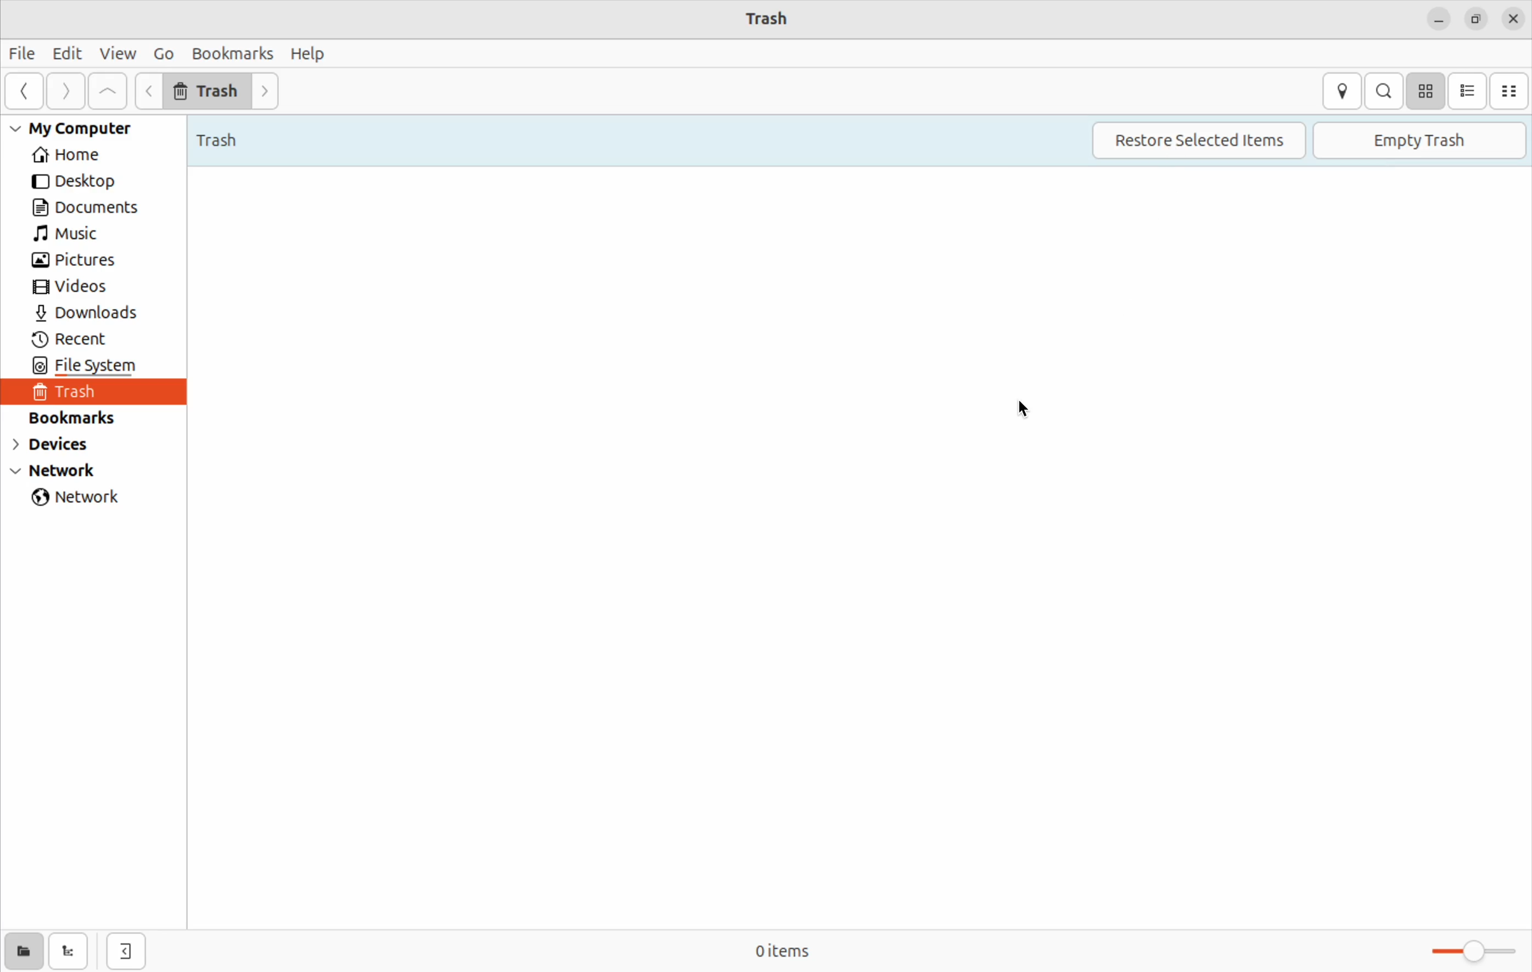  Describe the element at coordinates (110, 367) in the screenshot. I see `file system` at that location.